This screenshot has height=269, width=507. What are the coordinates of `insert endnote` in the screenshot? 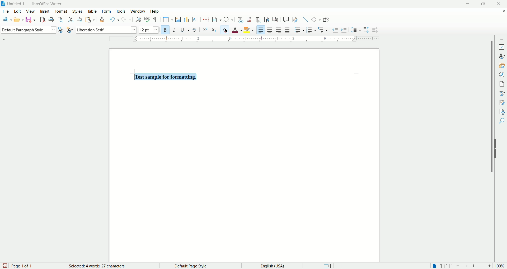 It's located at (257, 20).